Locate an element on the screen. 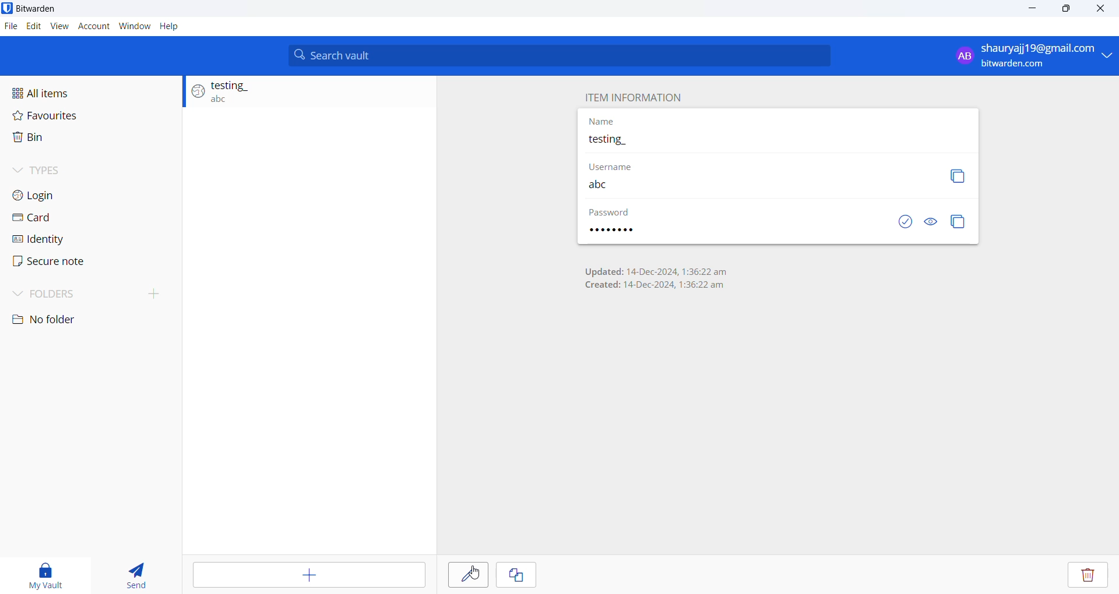 The width and height of the screenshot is (1119, 594). Updation and creation date is located at coordinates (655, 276).